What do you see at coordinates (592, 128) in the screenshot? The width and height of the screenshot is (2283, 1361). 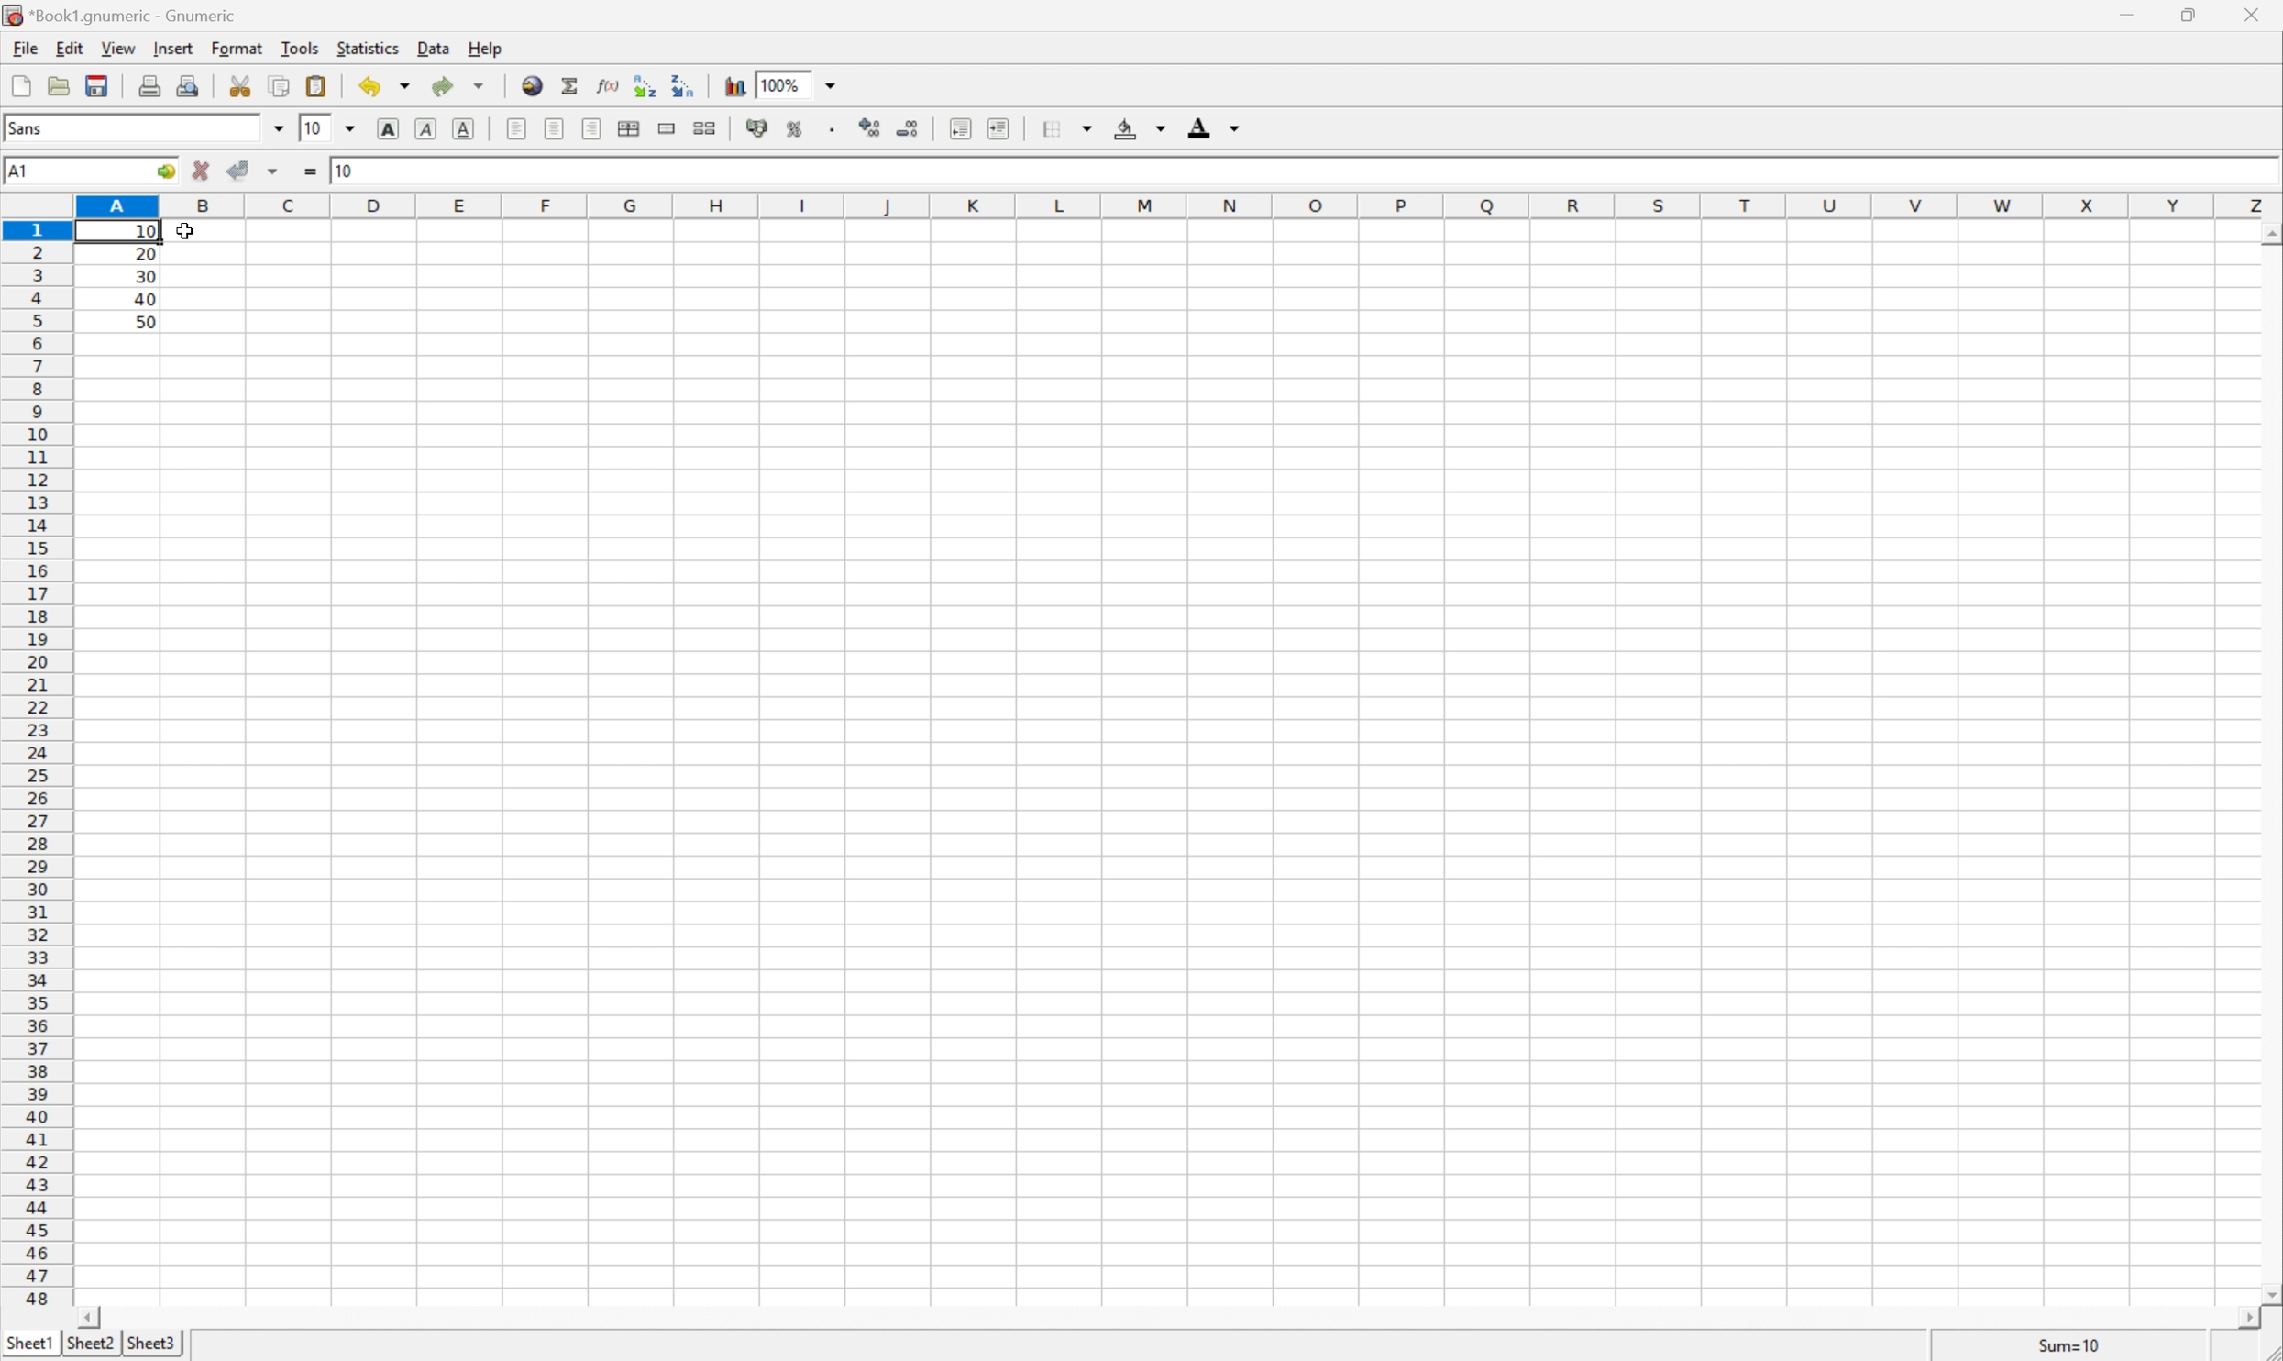 I see `Align Right` at bounding box center [592, 128].